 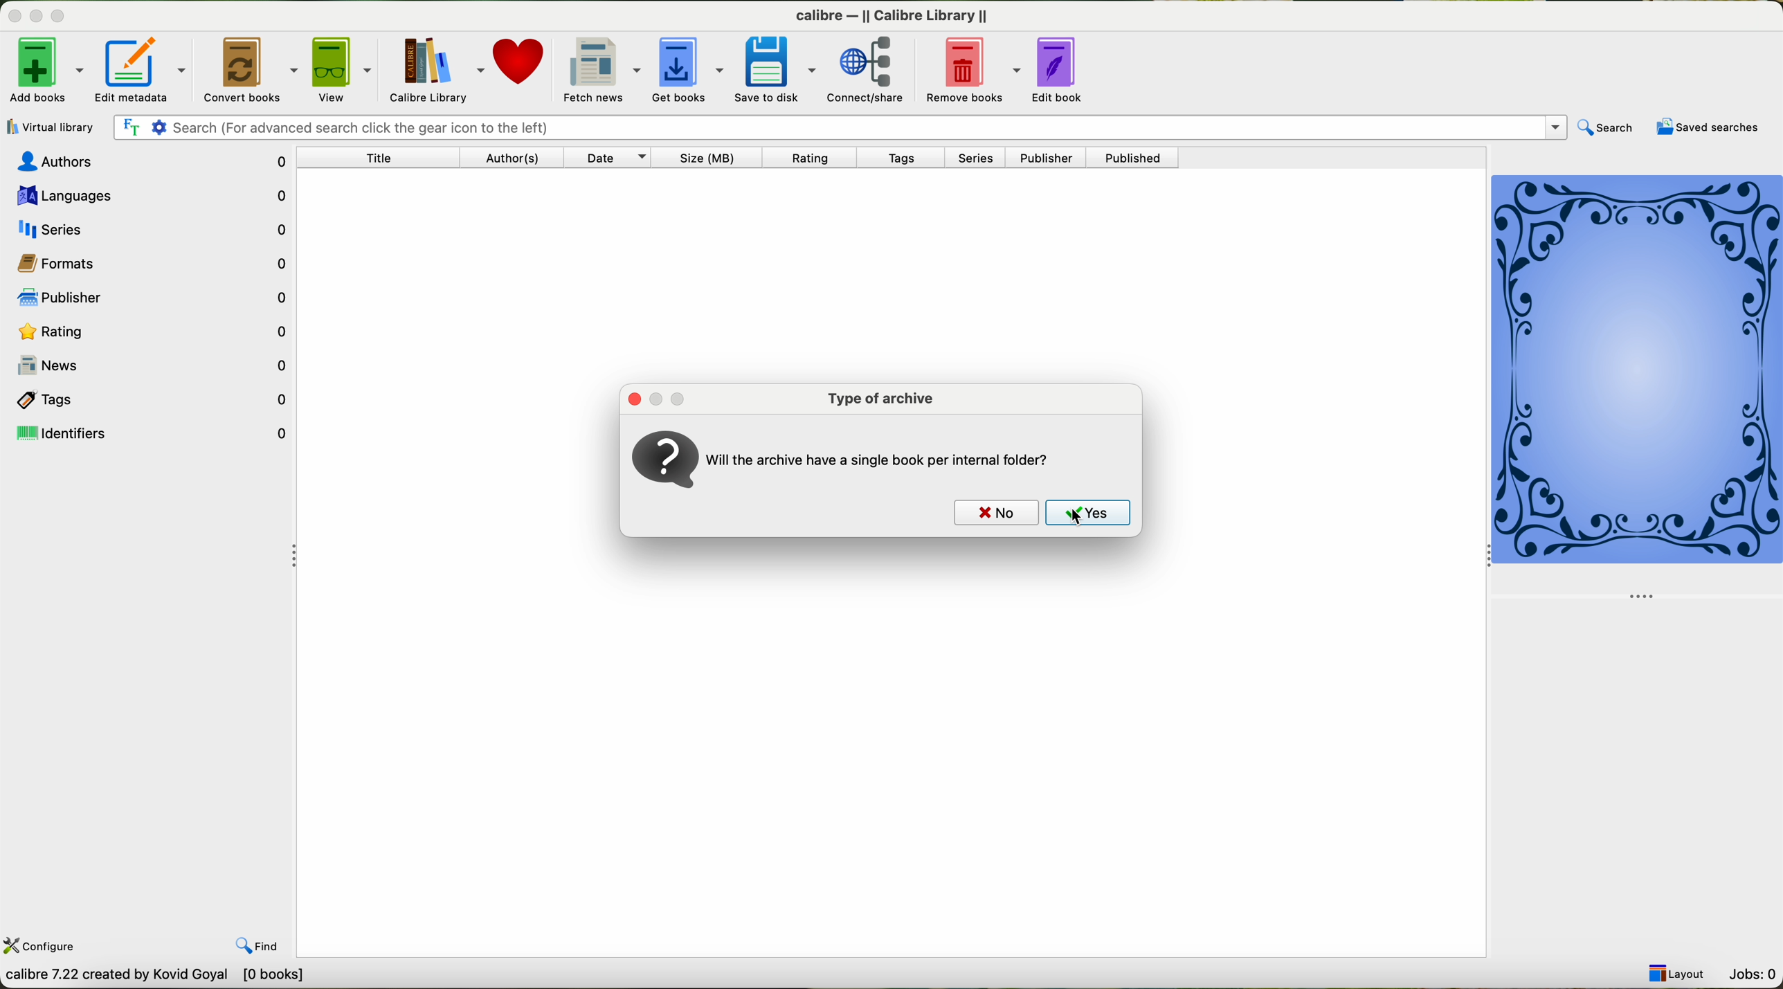 What do you see at coordinates (41, 947) in the screenshot?
I see `configure` at bounding box center [41, 947].